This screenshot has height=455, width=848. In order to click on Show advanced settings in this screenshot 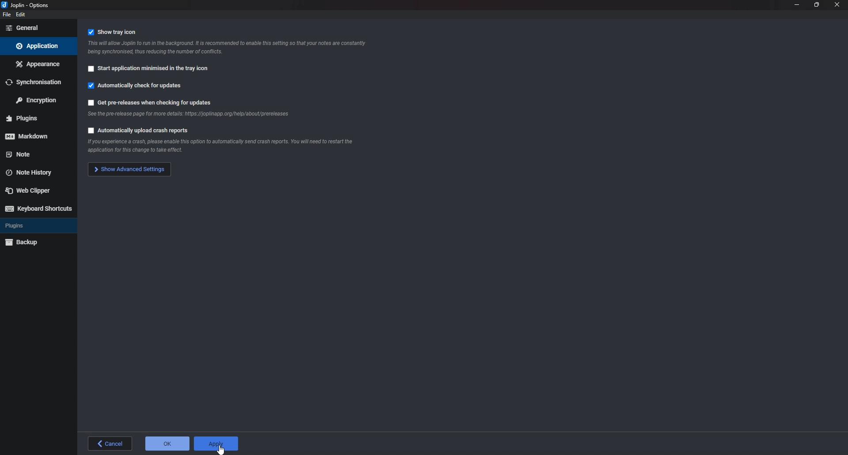, I will do `click(128, 170)`.